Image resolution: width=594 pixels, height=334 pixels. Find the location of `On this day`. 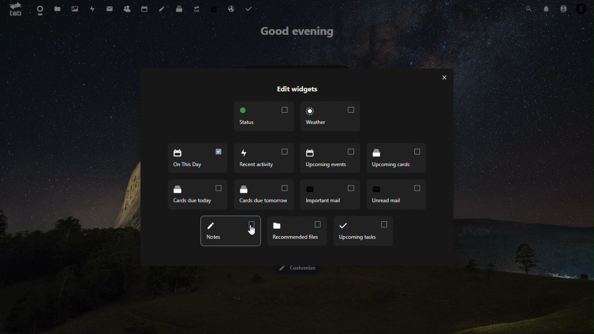

On this day is located at coordinates (231, 231).